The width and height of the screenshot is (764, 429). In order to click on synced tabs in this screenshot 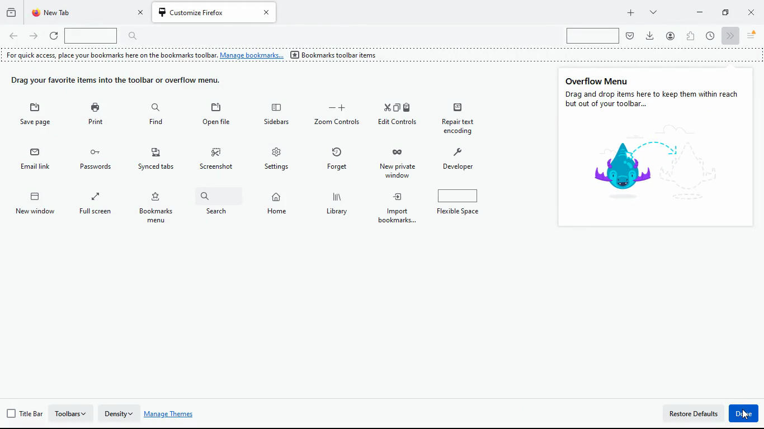, I will do `click(219, 161)`.